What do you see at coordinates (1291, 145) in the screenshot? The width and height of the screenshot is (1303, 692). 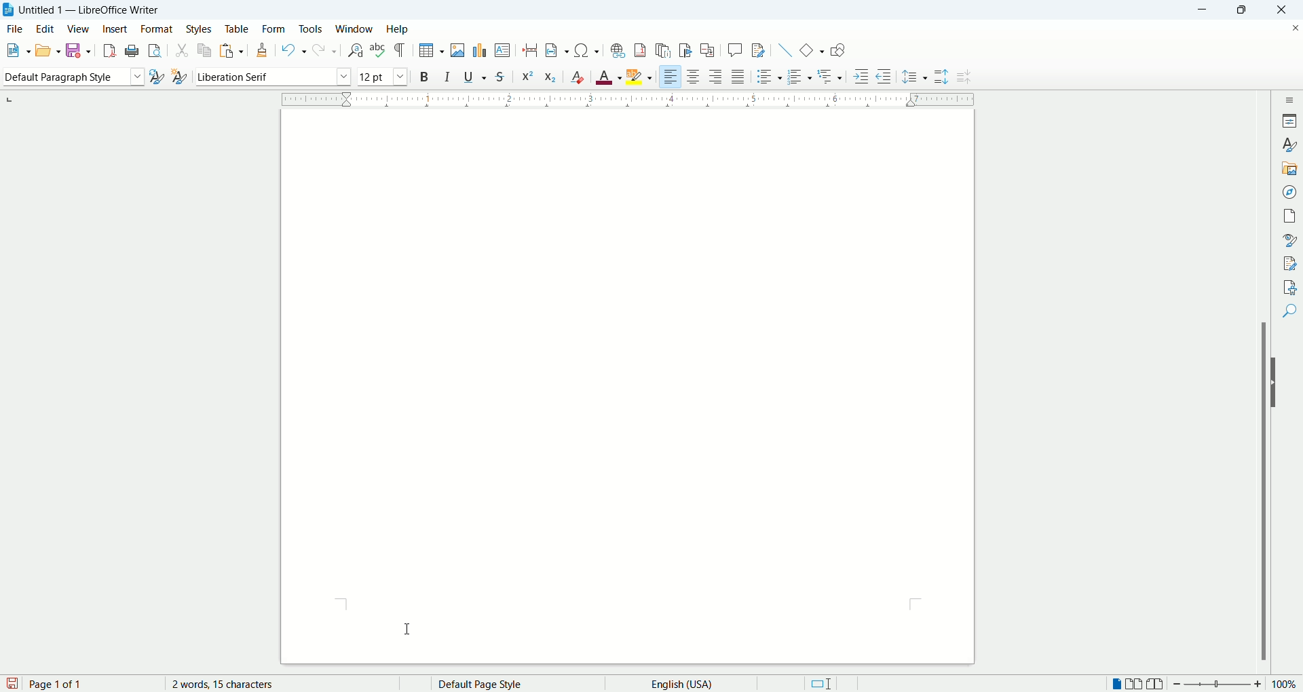 I see `styles` at bounding box center [1291, 145].